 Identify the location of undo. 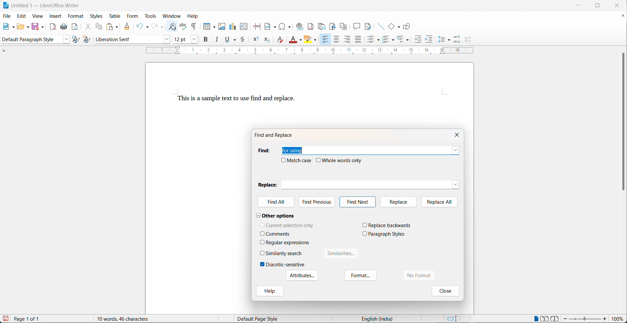
(139, 26).